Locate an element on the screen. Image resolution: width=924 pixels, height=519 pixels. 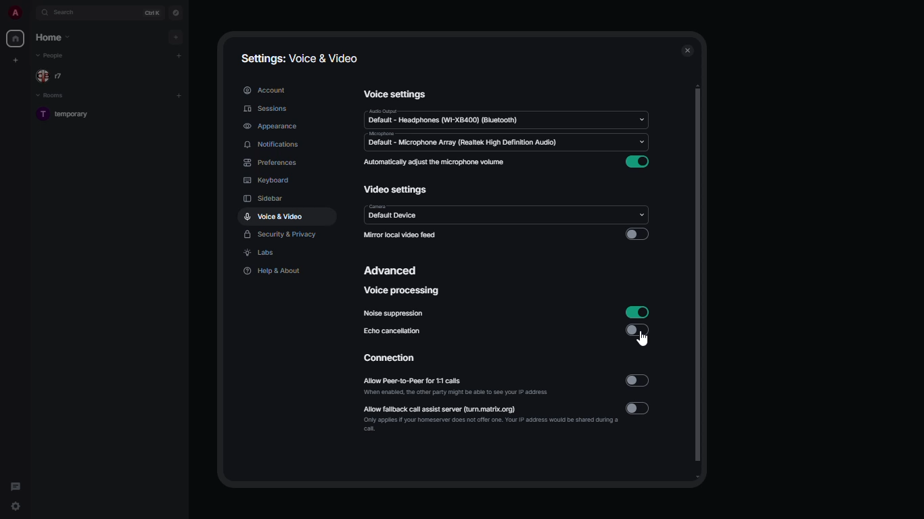
camera default is located at coordinates (392, 213).